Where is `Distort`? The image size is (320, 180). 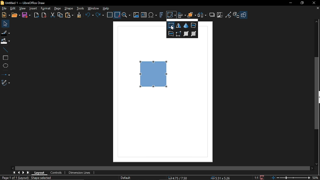
Distort is located at coordinates (179, 33).